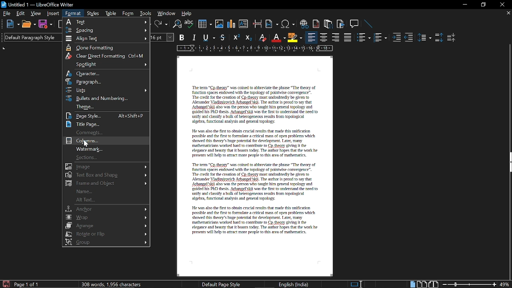 Image resolution: width=512 pixels, height=288 pixels. I want to click on Anchor, so click(106, 208).